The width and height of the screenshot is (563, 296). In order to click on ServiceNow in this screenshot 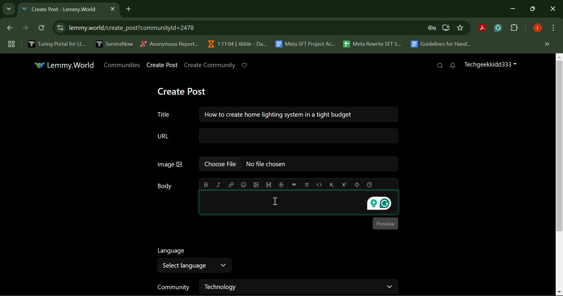, I will do `click(114, 43)`.